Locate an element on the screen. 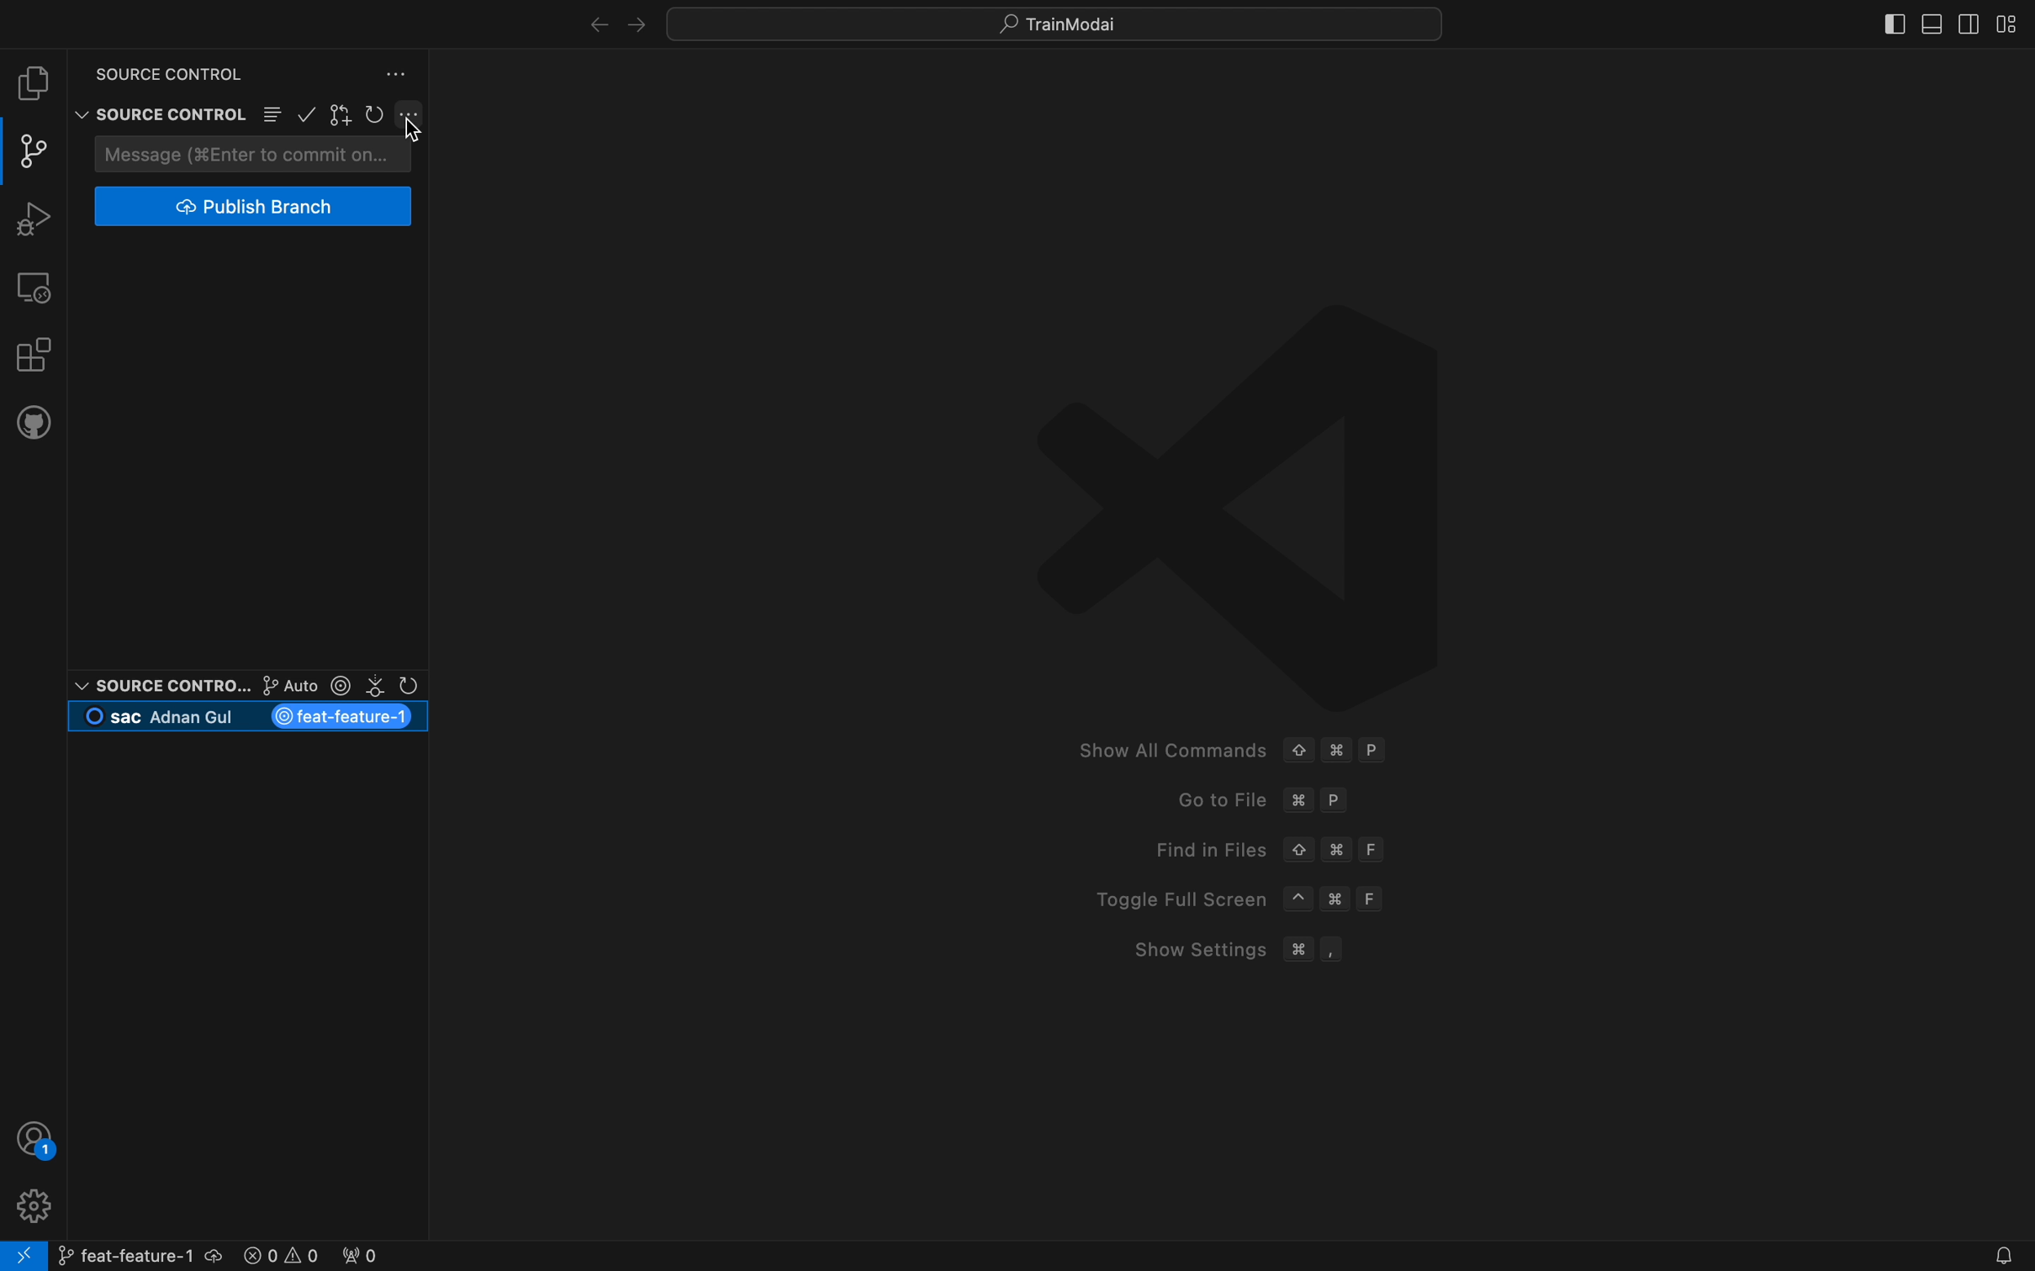 Image resolution: width=2035 pixels, height=1271 pixels. git is located at coordinates (37, 151).